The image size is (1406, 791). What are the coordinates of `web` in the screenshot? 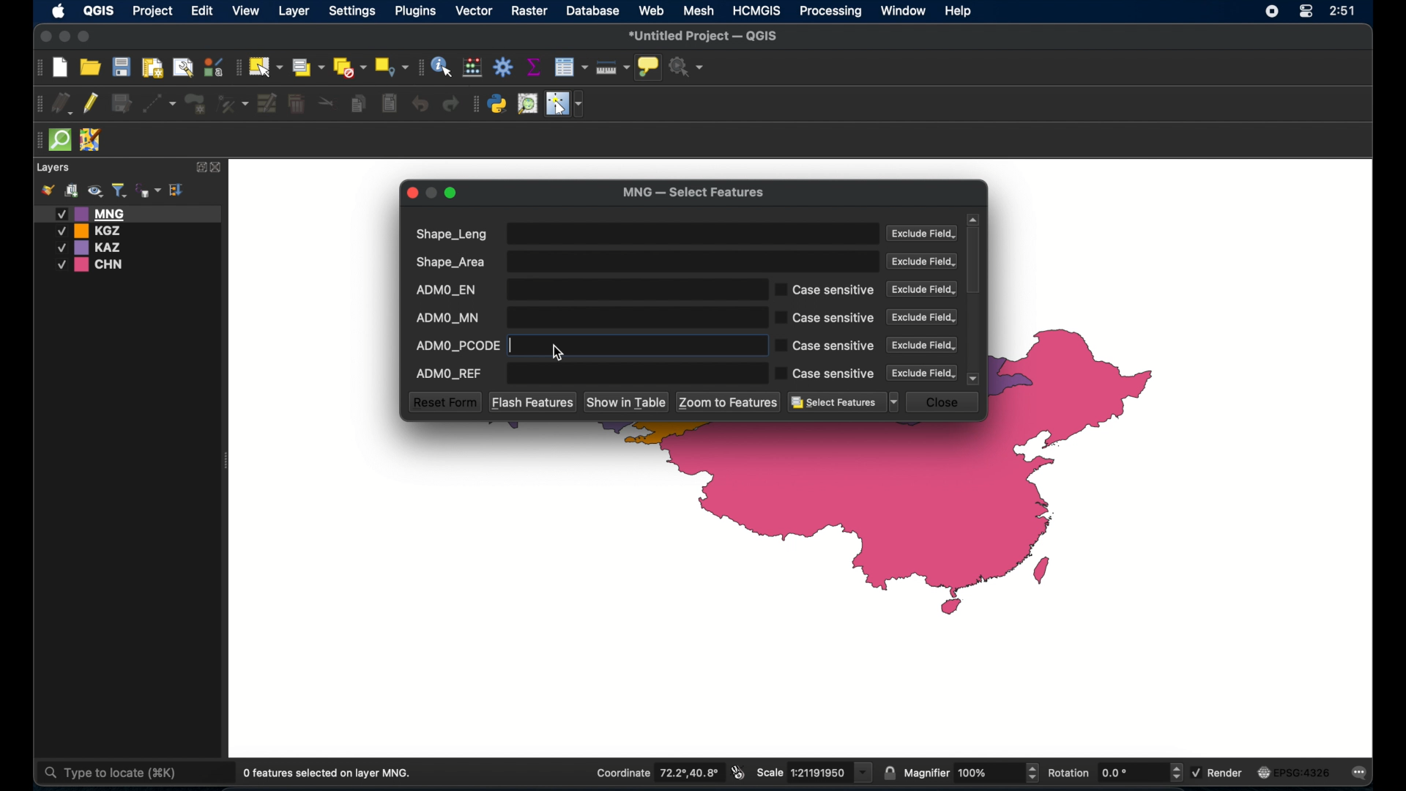 It's located at (652, 10).